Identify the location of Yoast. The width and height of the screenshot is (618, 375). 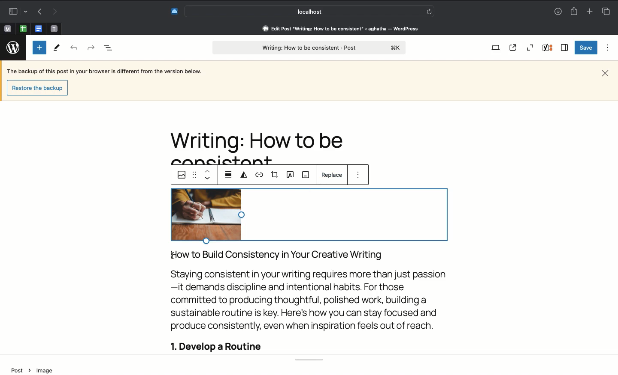
(548, 48).